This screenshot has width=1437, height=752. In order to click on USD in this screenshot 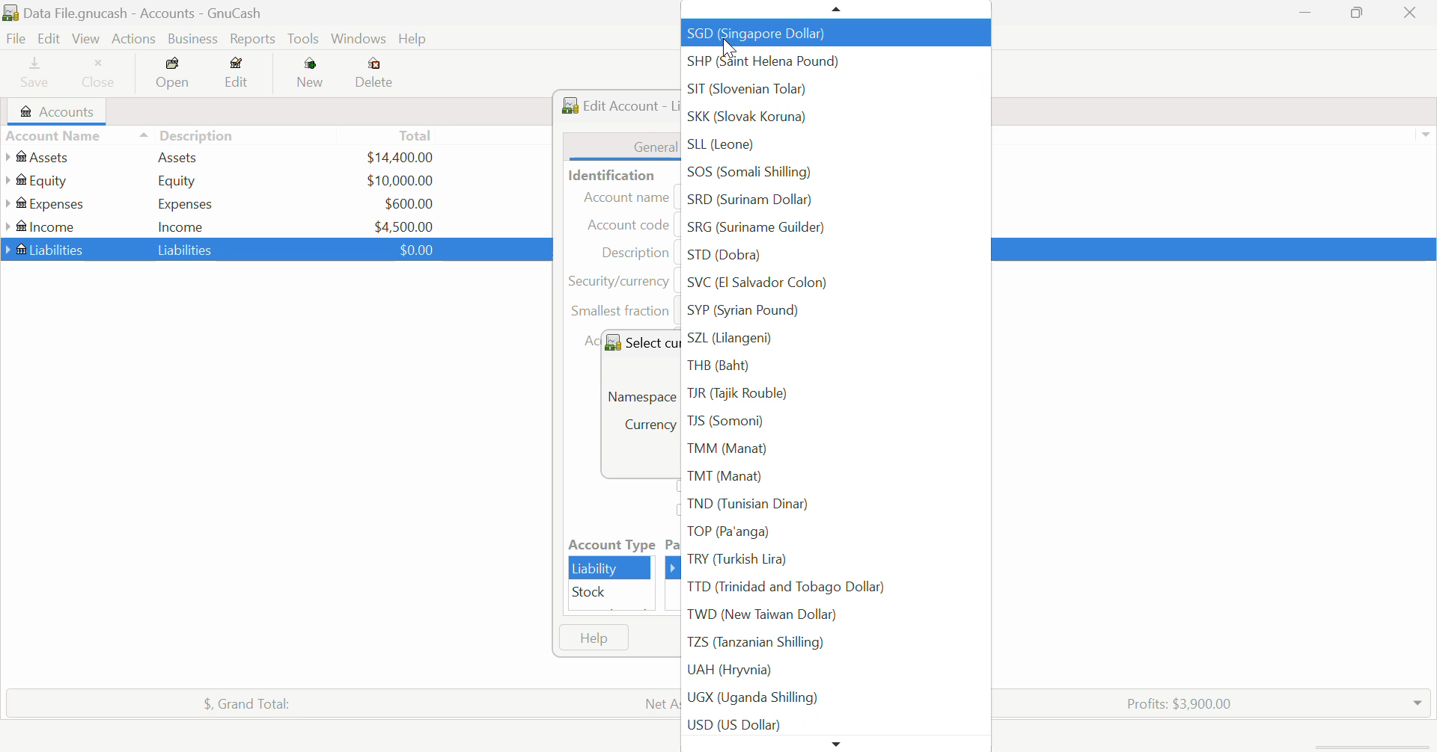, I will do `click(412, 249)`.